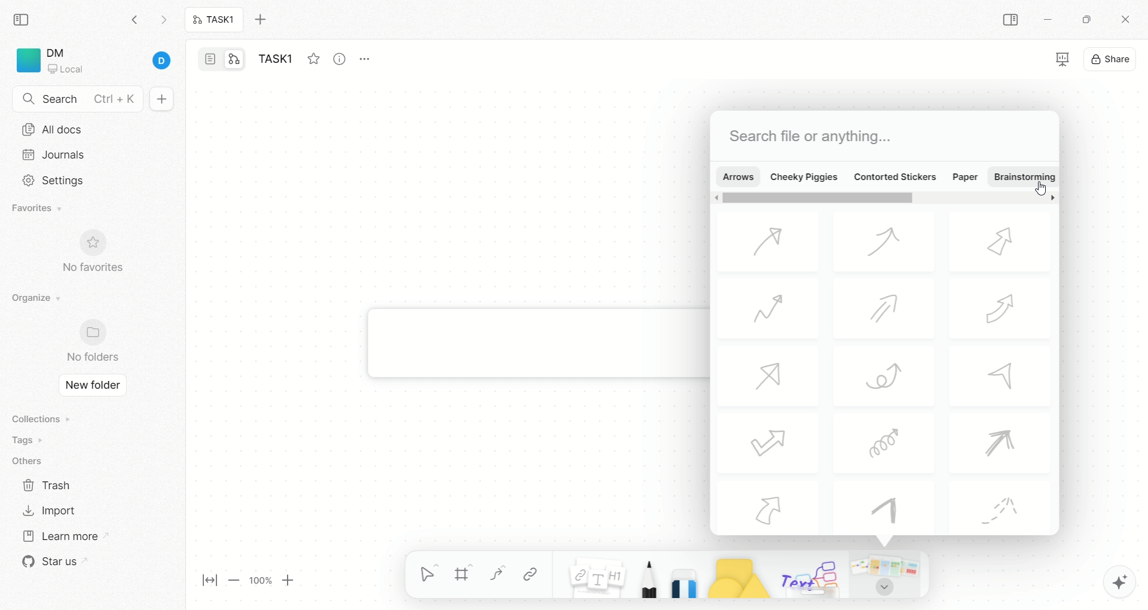  What do you see at coordinates (39, 209) in the screenshot?
I see `favorites` at bounding box center [39, 209].